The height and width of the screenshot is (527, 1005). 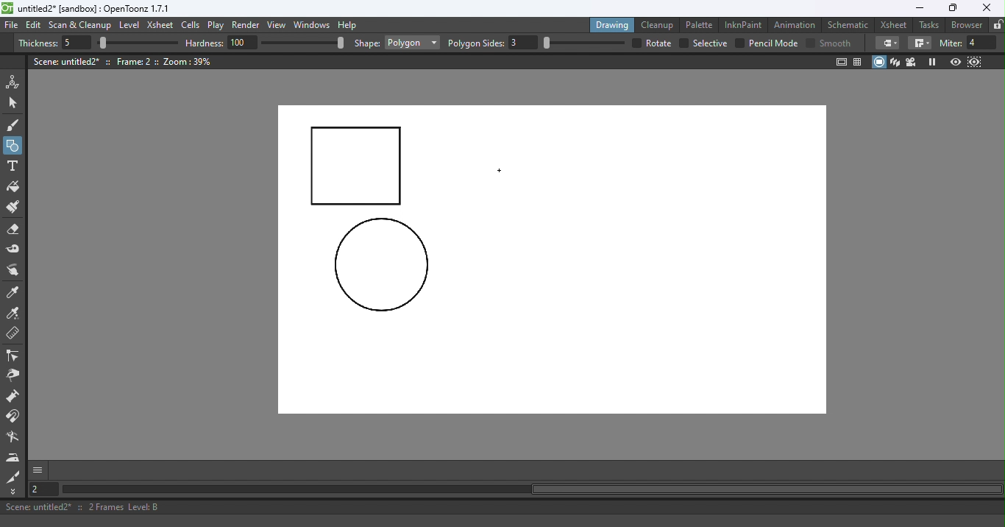 I want to click on Canvas details, so click(x=124, y=61).